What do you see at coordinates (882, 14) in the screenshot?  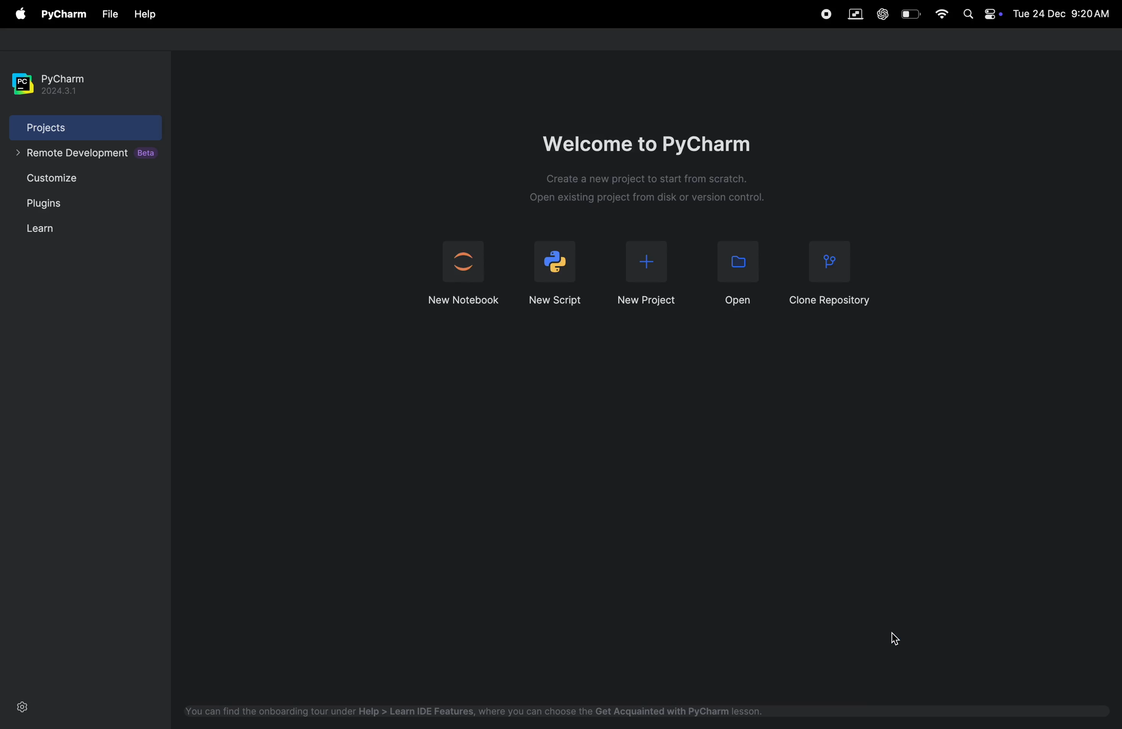 I see `chatgpt` at bounding box center [882, 14].